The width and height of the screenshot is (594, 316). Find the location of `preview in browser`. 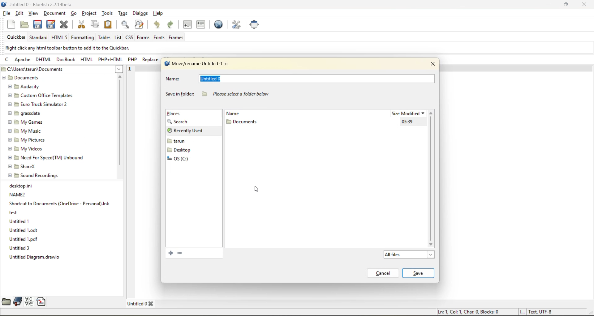

preview in browser is located at coordinates (218, 24).